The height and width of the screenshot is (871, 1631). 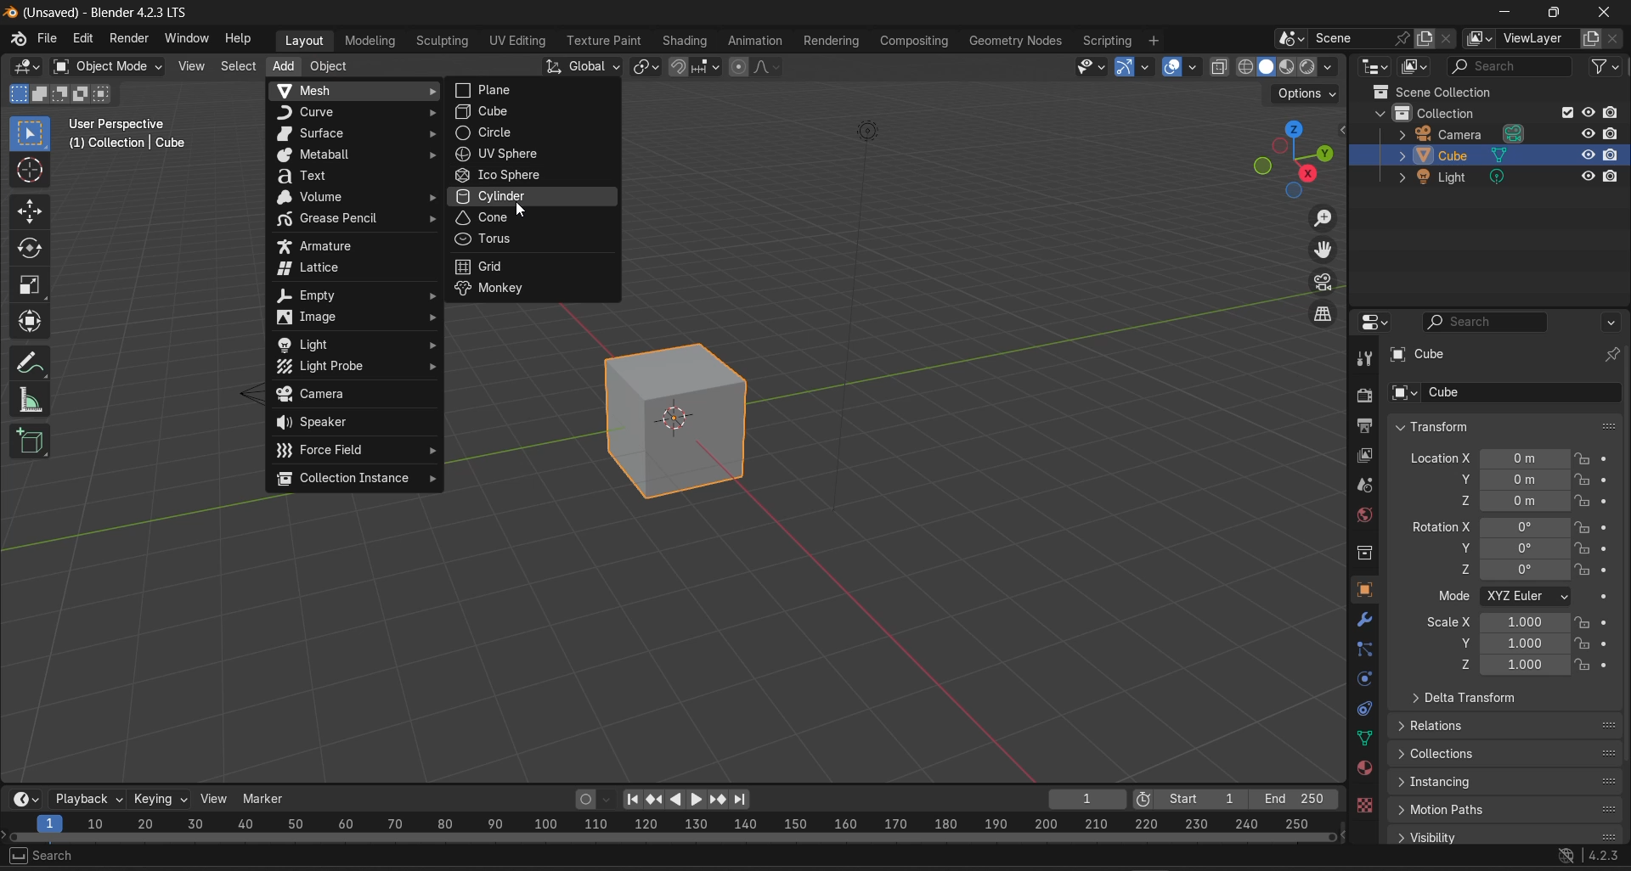 What do you see at coordinates (1362, 395) in the screenshot?
I see `render` at bounding box center [1362, 395].